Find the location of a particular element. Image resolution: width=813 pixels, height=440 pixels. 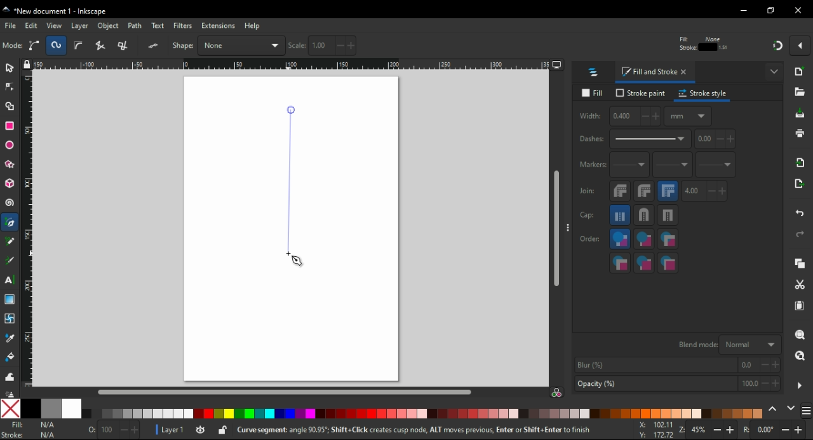

filters is located at coordinates (184, 27).